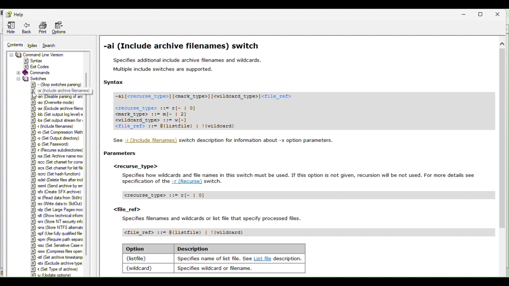 Image resolution: width=509 pixels, height=286 pixels. What do you see at coordinates (57, 168) in the screenshot?
I see `set charset for list` at bounding box center [57, 168].